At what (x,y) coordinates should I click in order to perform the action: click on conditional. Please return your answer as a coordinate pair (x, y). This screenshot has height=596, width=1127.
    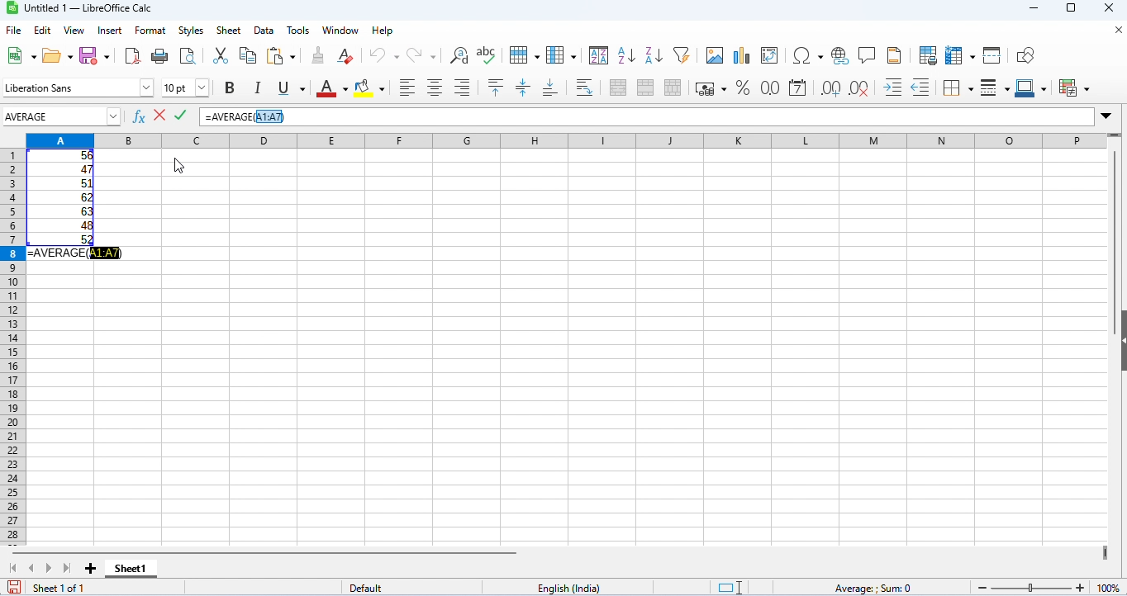
    Looking at the image, I should click on (1075, 88).